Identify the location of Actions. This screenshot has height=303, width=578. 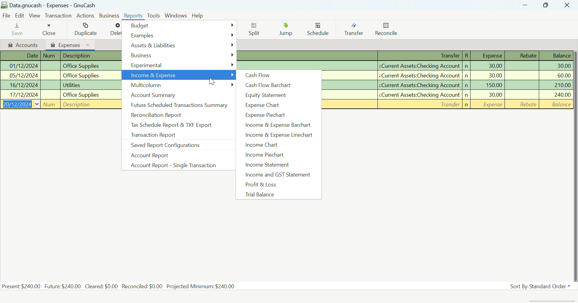
(85, 16).